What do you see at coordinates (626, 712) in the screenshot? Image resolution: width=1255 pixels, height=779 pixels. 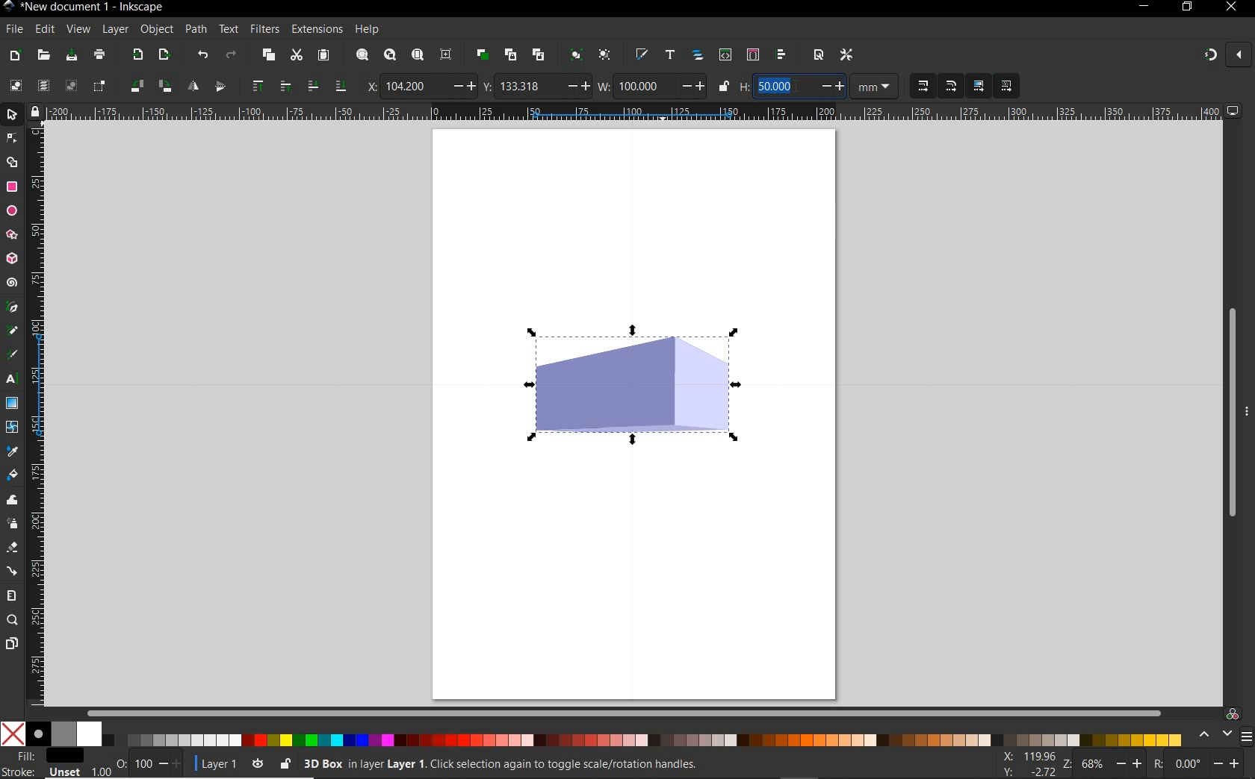 I see `scrollbar` at bounding box center [626, 712].